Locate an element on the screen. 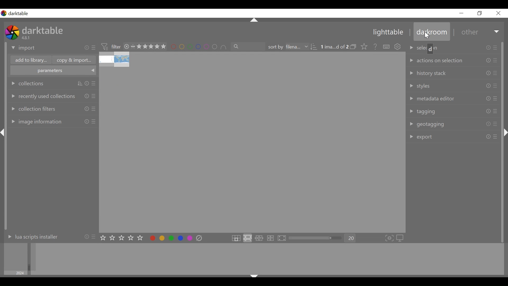  lua scripts installer is located at coordinates (48, 238).